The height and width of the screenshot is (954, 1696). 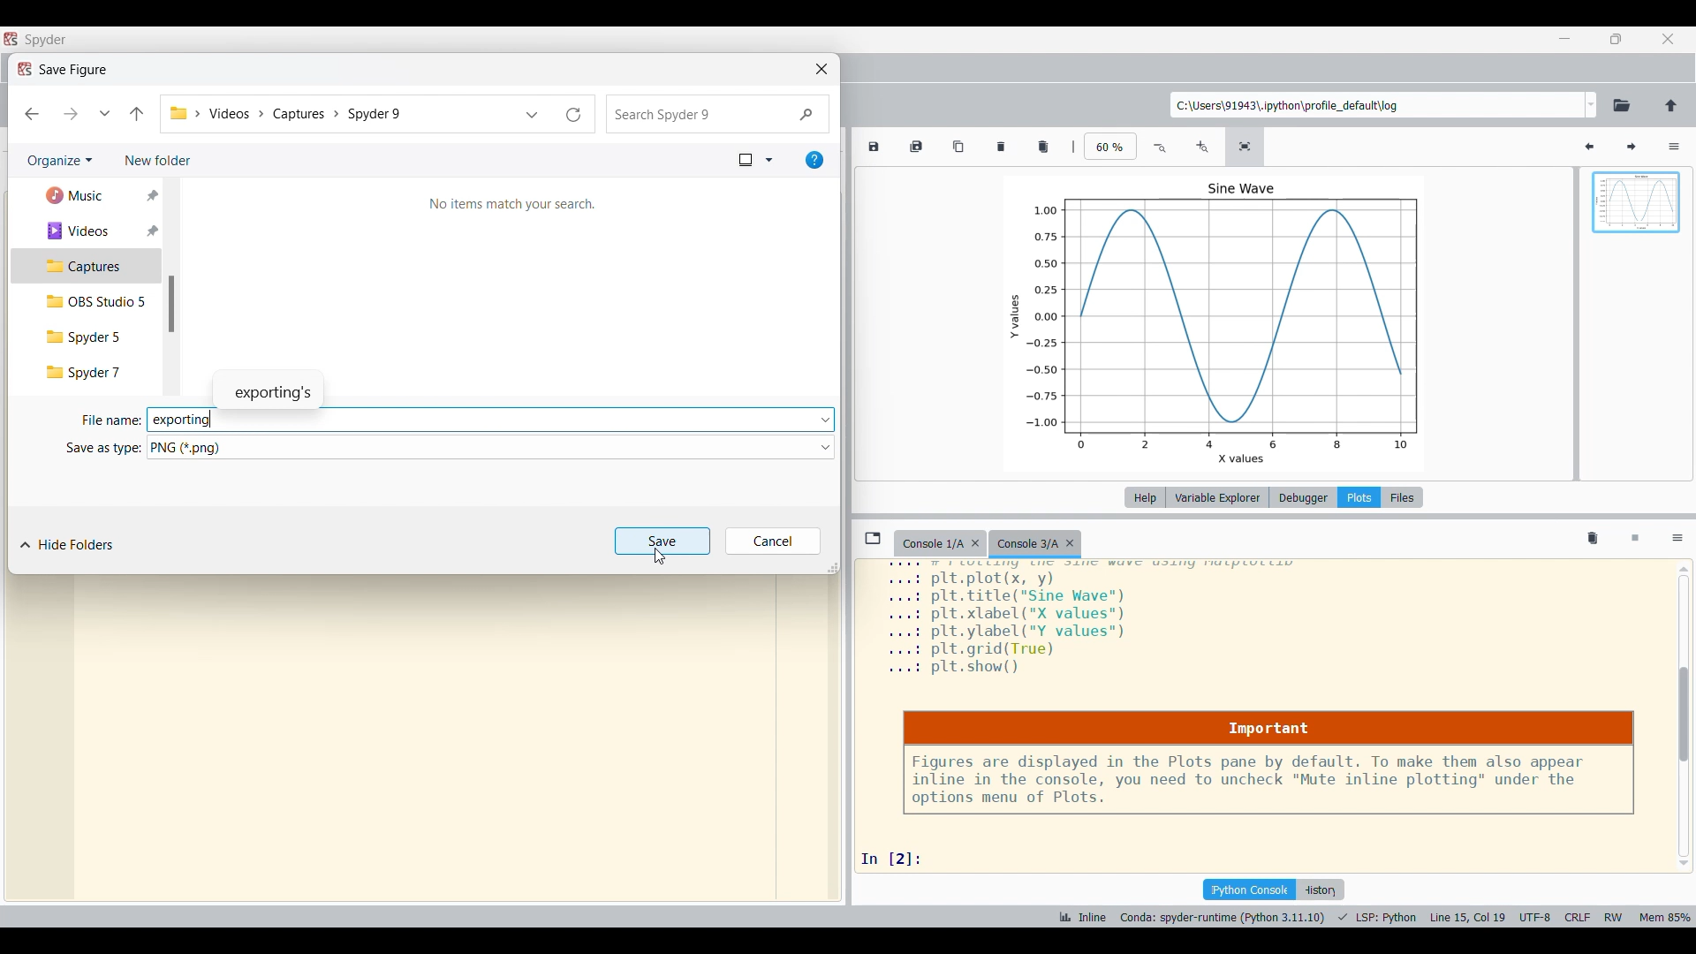 What do you see at coordinates (1675, 147) in the screenshot?
I see `Options` at bounding box center [1675, 147].